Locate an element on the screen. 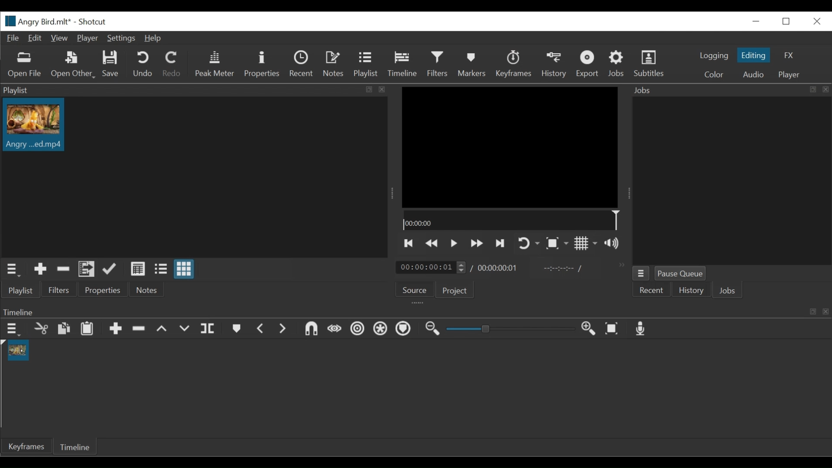 This screenshot has height=468, width=832. Undo is located at coordinates (144, 65).